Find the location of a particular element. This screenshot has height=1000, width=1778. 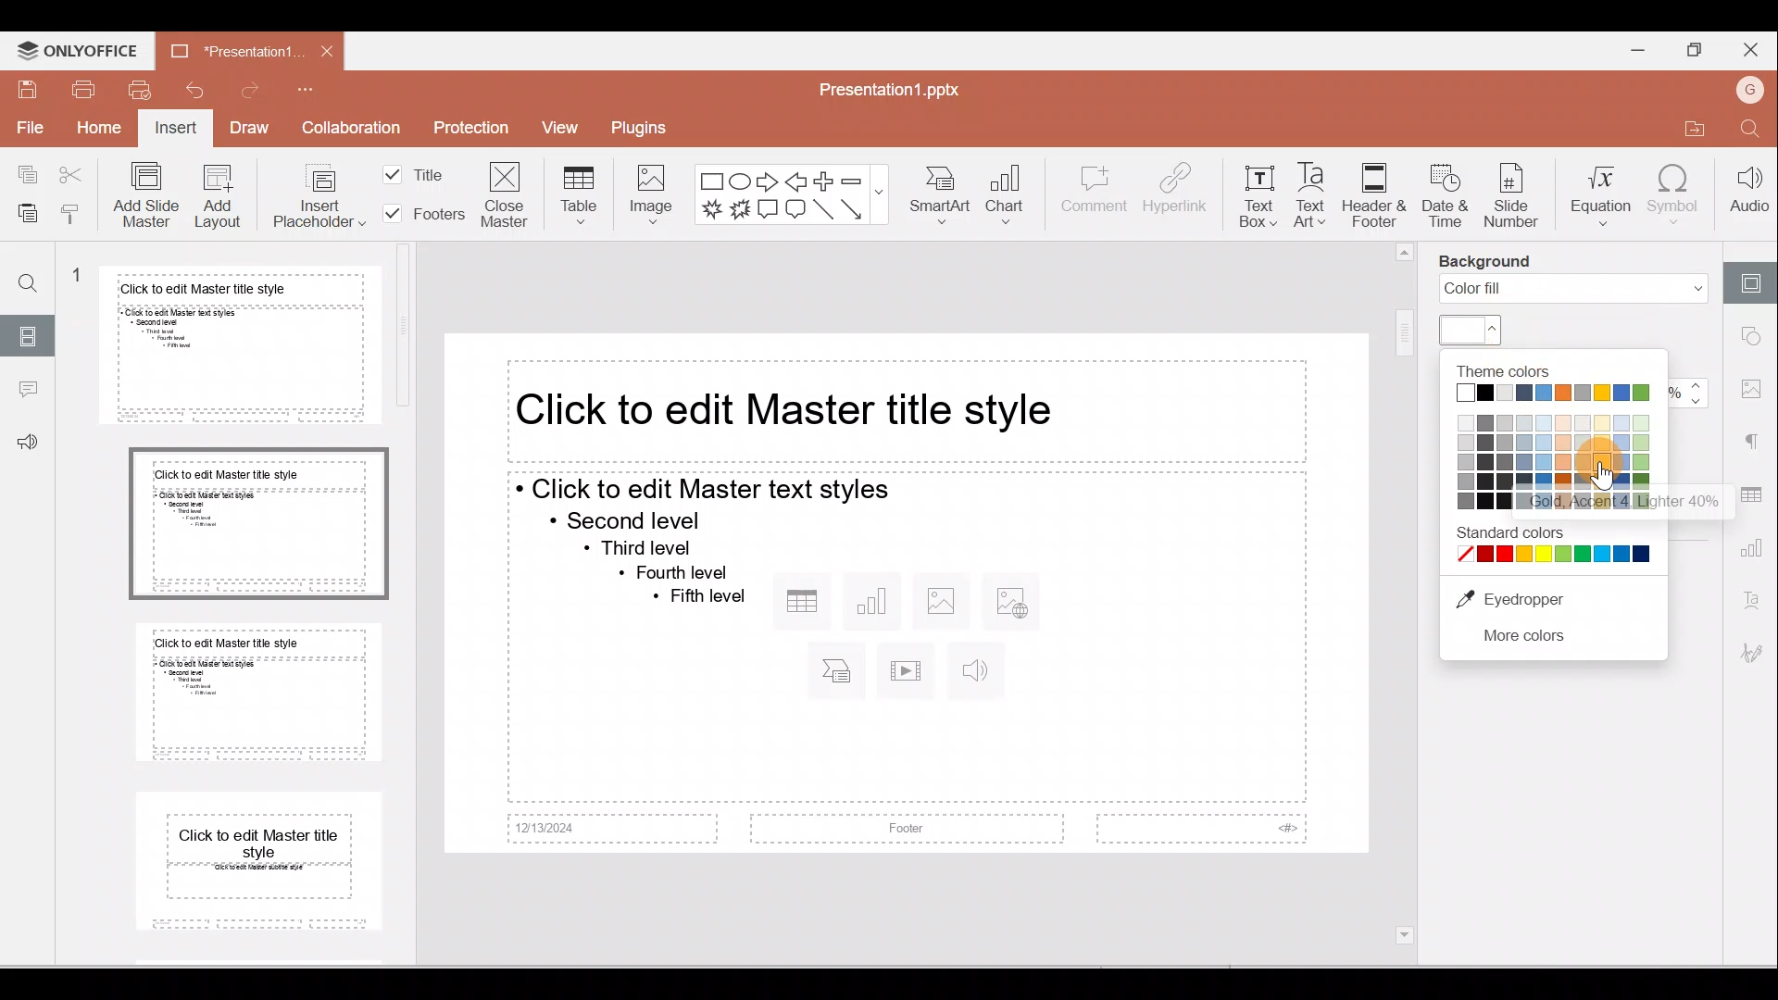

Account name is located at coordinates (1754, 90).